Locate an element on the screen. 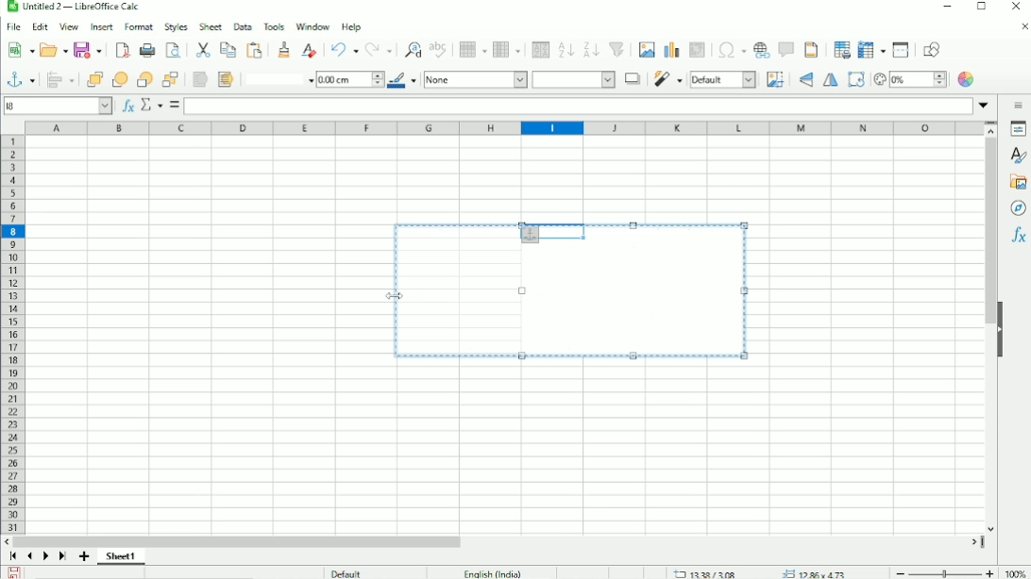 The height and width of the screenshot is (579, 1031). Minimize is located at coordinates (945, 8).